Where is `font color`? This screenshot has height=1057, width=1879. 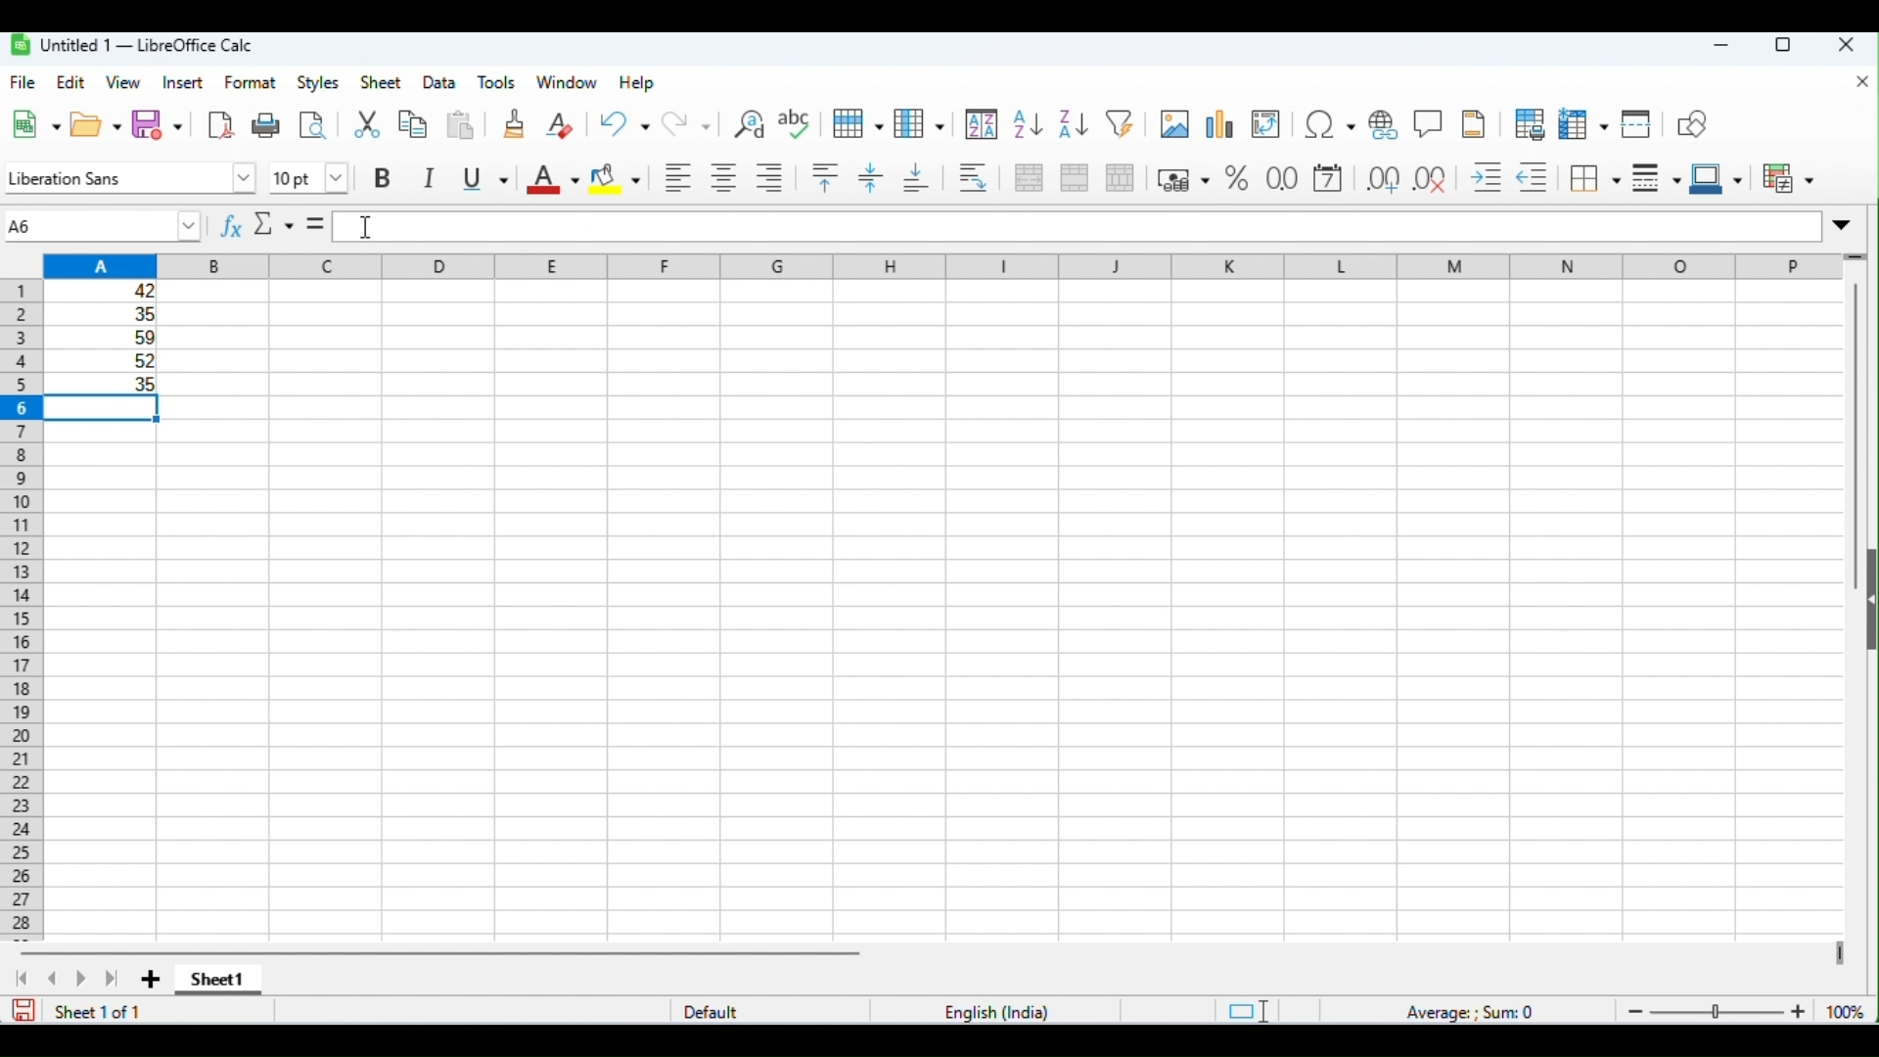
font color is located at coordinates (552, 177).